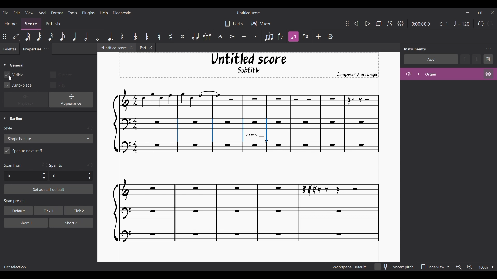 This screenshot has width=497, height=279. I want to click on Default, so click(16, 37).